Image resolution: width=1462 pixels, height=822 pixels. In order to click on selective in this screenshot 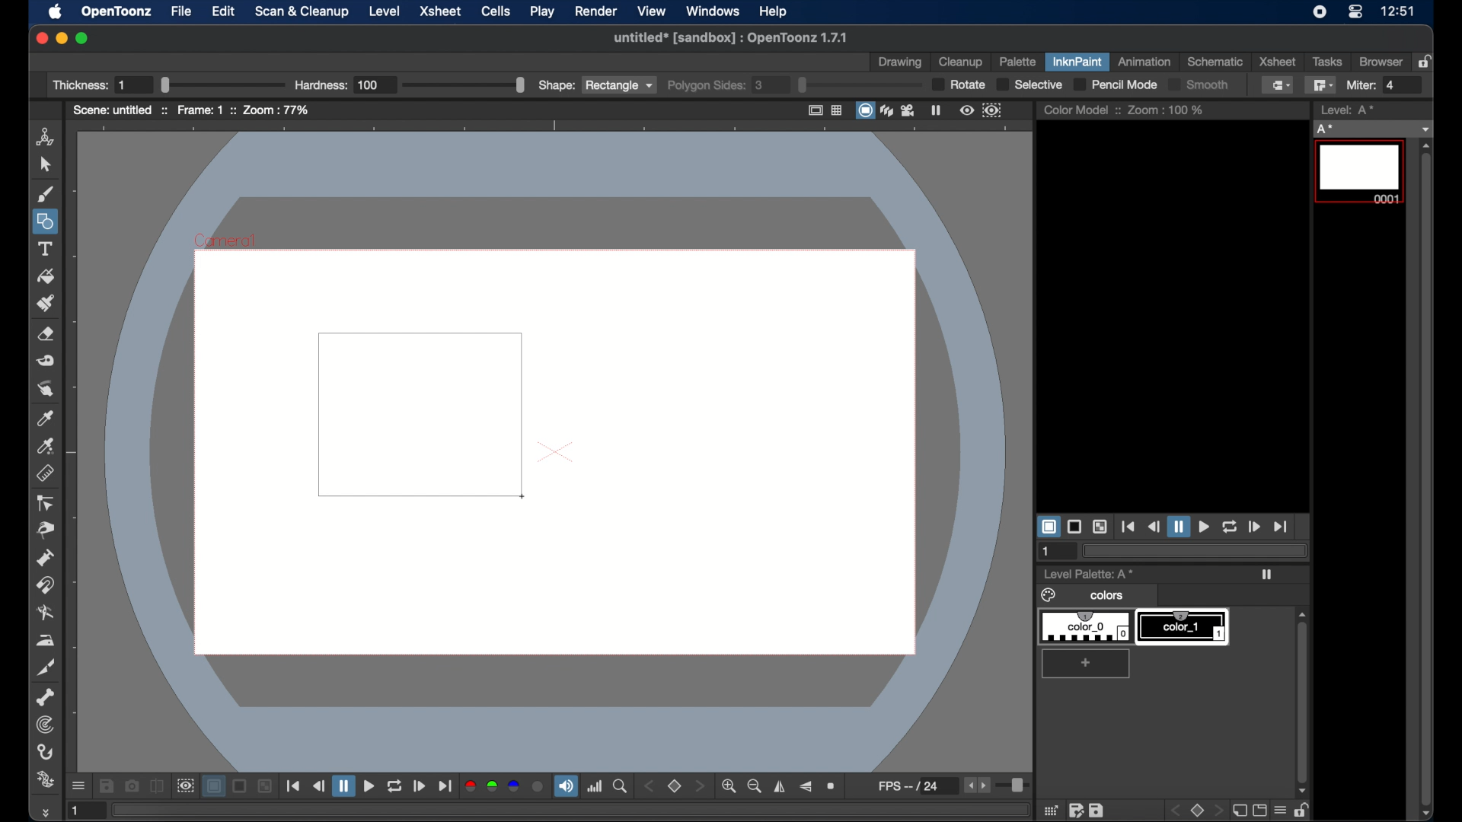, I will do `click(1031, 86)`.